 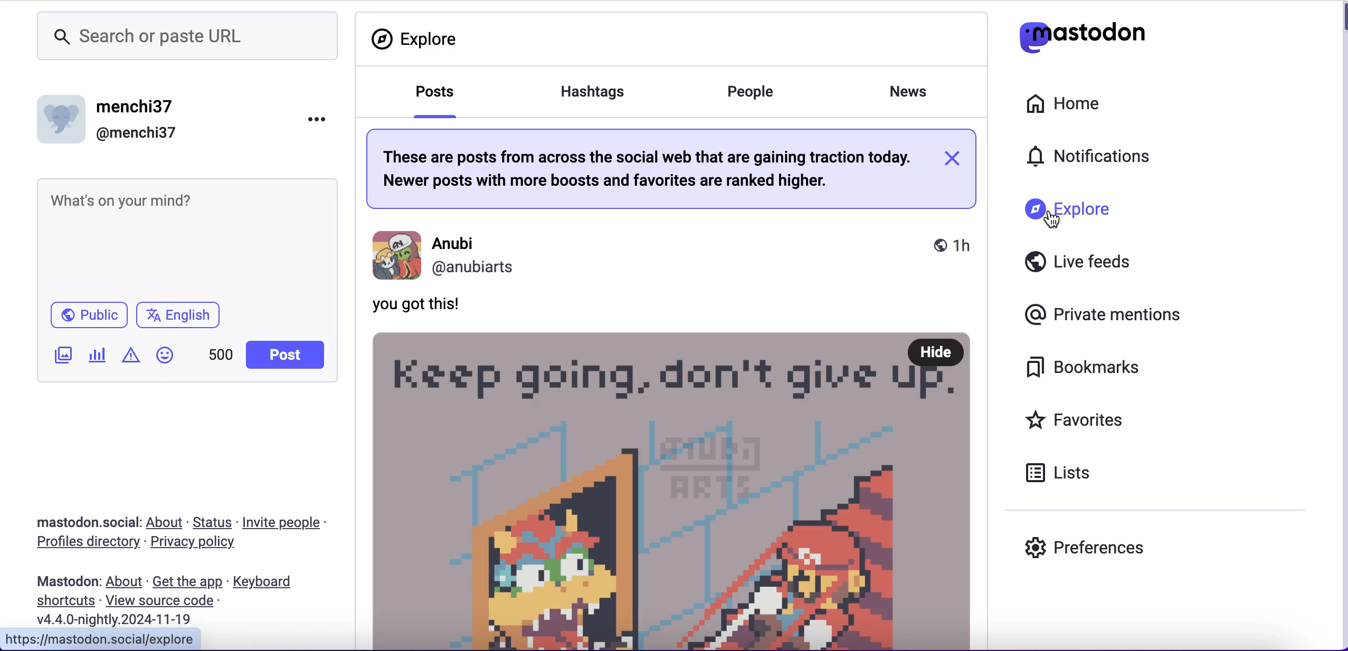 I want to click on post, so click(x=286, y=355).